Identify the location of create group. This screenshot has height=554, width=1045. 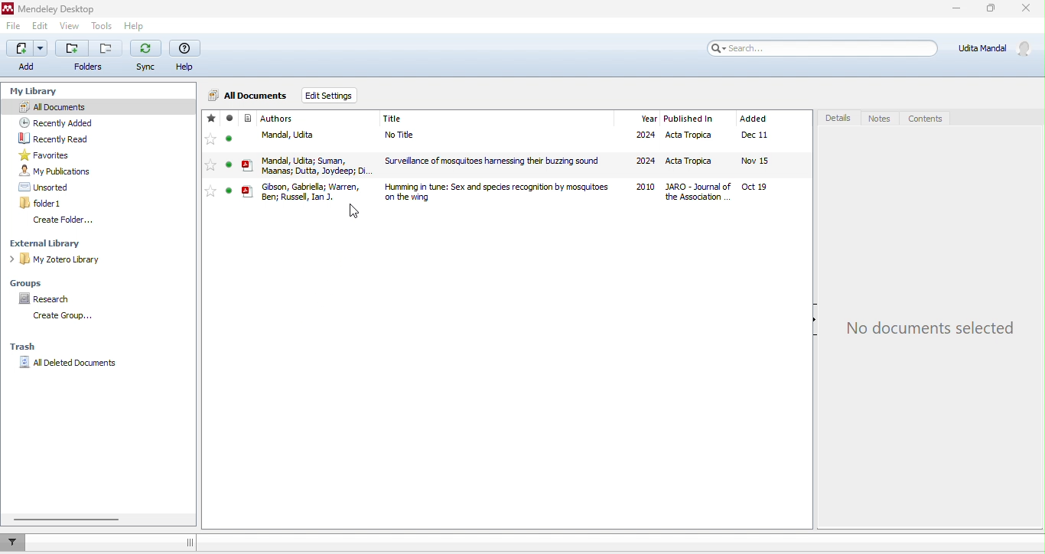
(60, 316).